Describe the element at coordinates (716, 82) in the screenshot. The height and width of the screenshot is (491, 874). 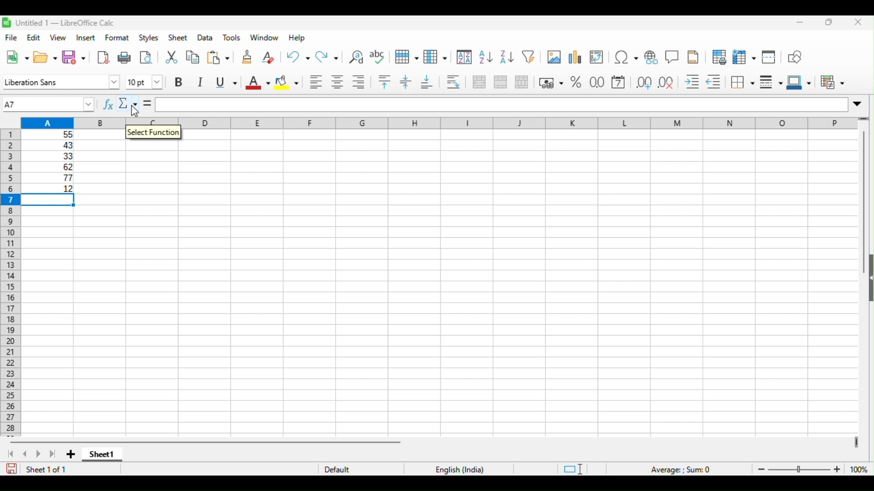
I see `decrease indent` at that location.